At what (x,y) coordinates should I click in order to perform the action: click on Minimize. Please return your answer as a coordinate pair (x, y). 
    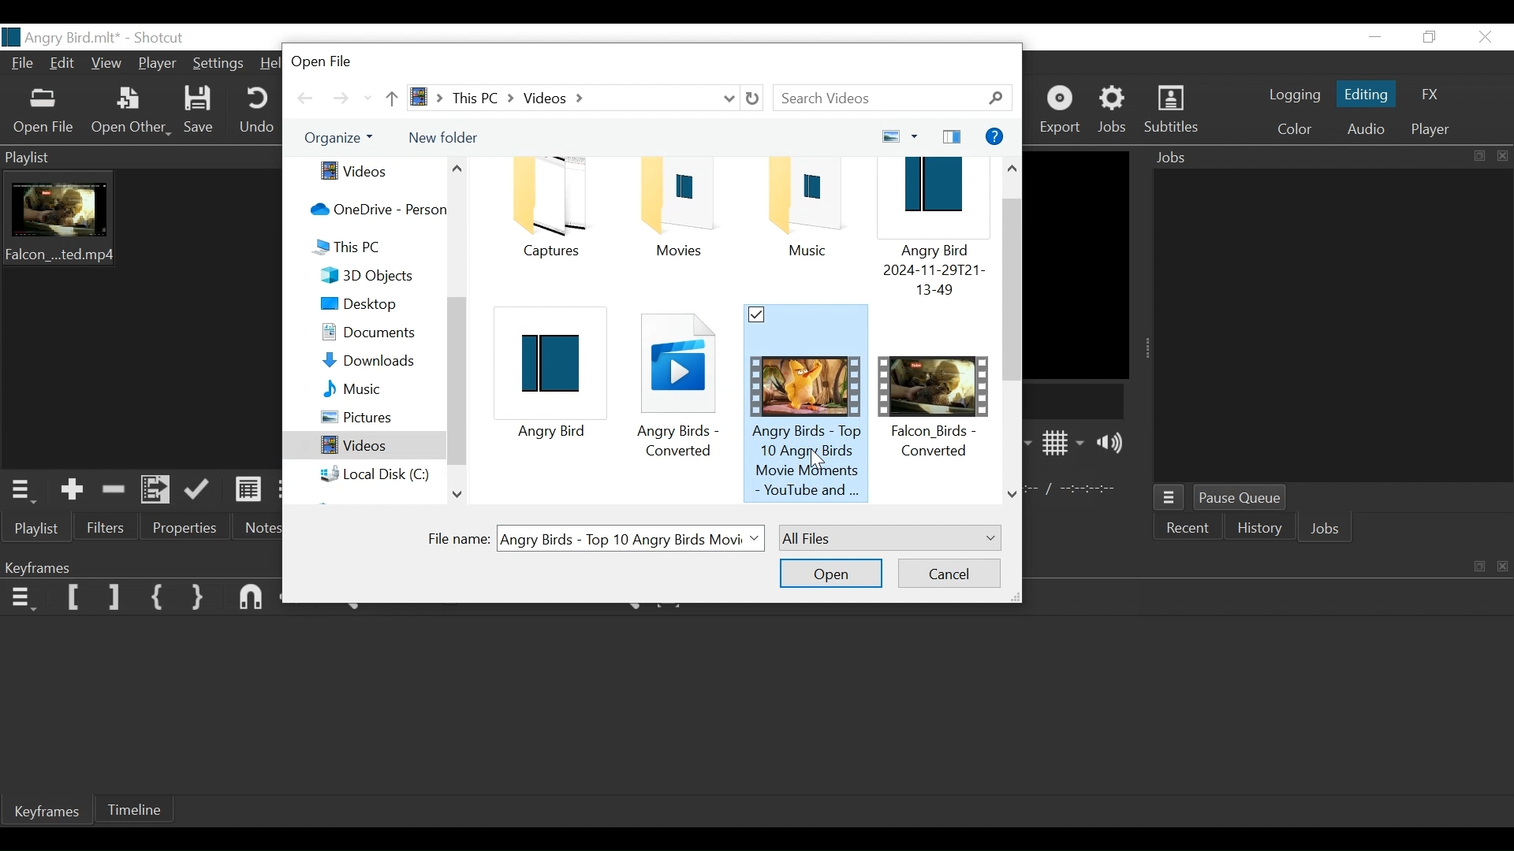
    Looking at the image, I should click on (1378, 38).